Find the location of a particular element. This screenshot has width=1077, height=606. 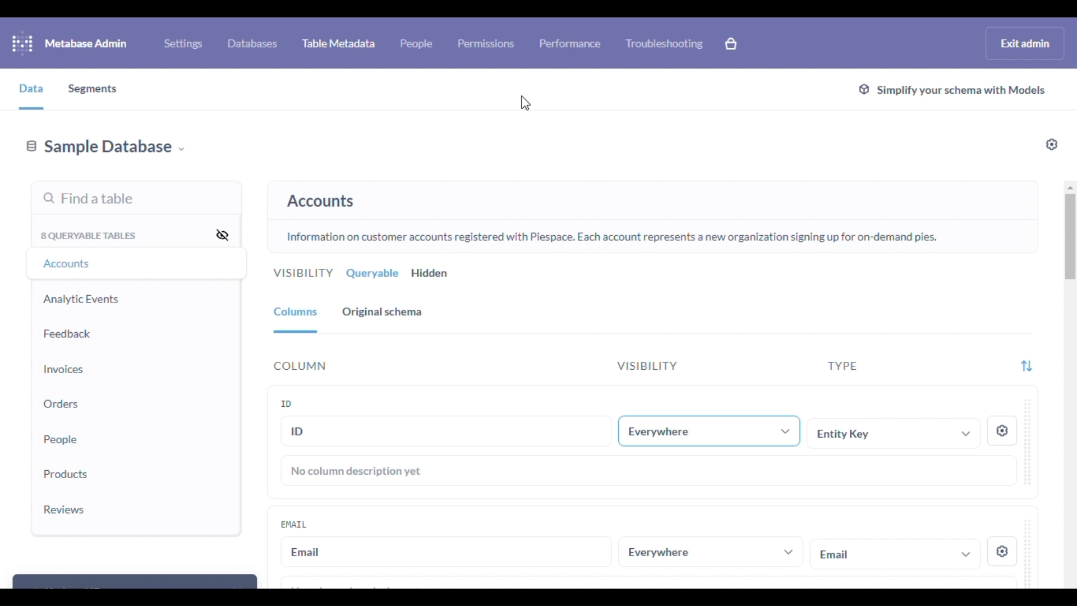

feedback is located at coordinates (68, 334).